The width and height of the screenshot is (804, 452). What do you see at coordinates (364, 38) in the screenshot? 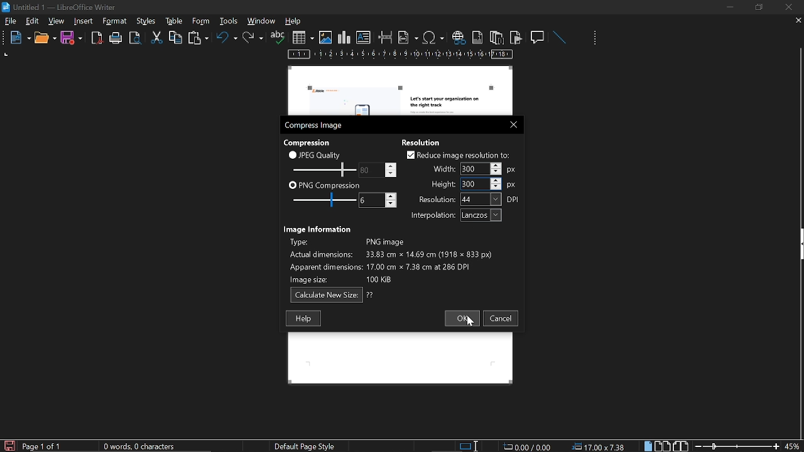
I see `insert text` at bounding box center [364, 38].